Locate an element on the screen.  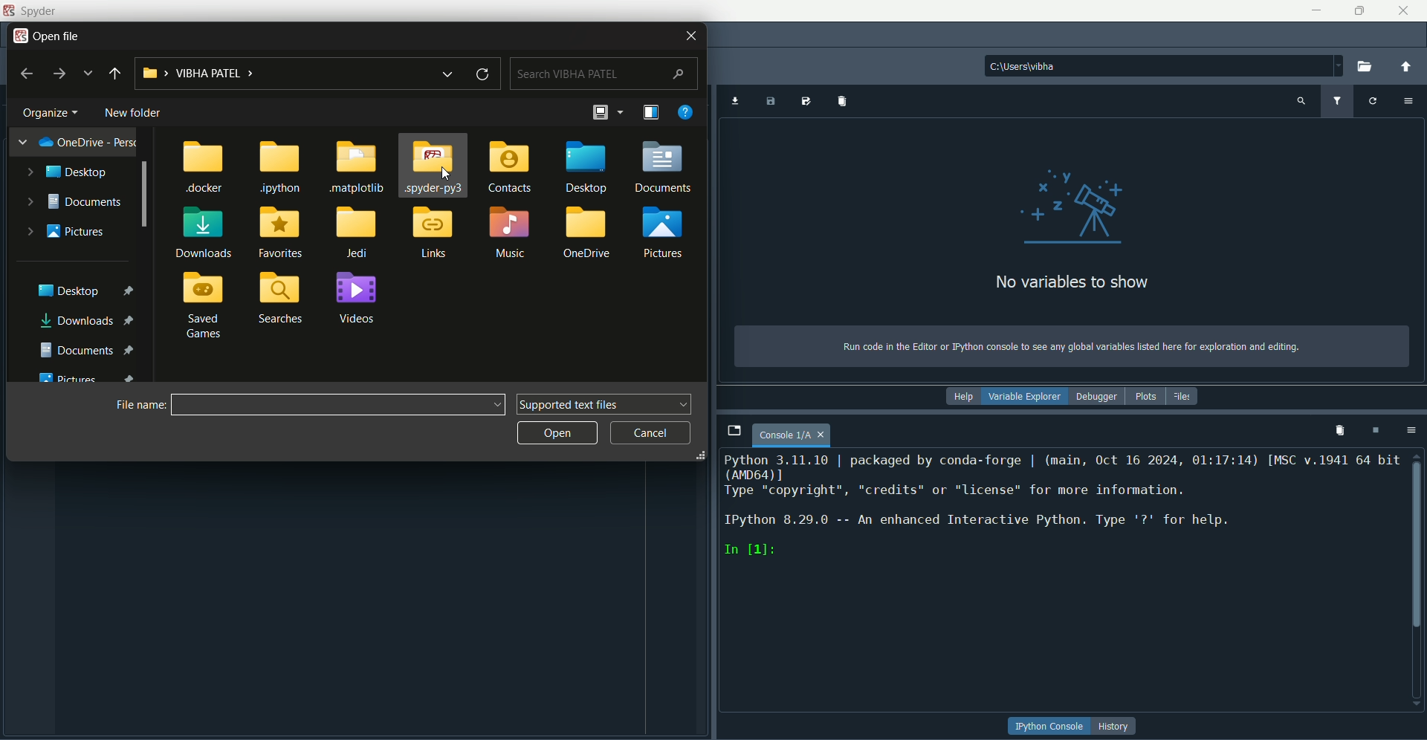
folder is located at coordinates (588, 166).